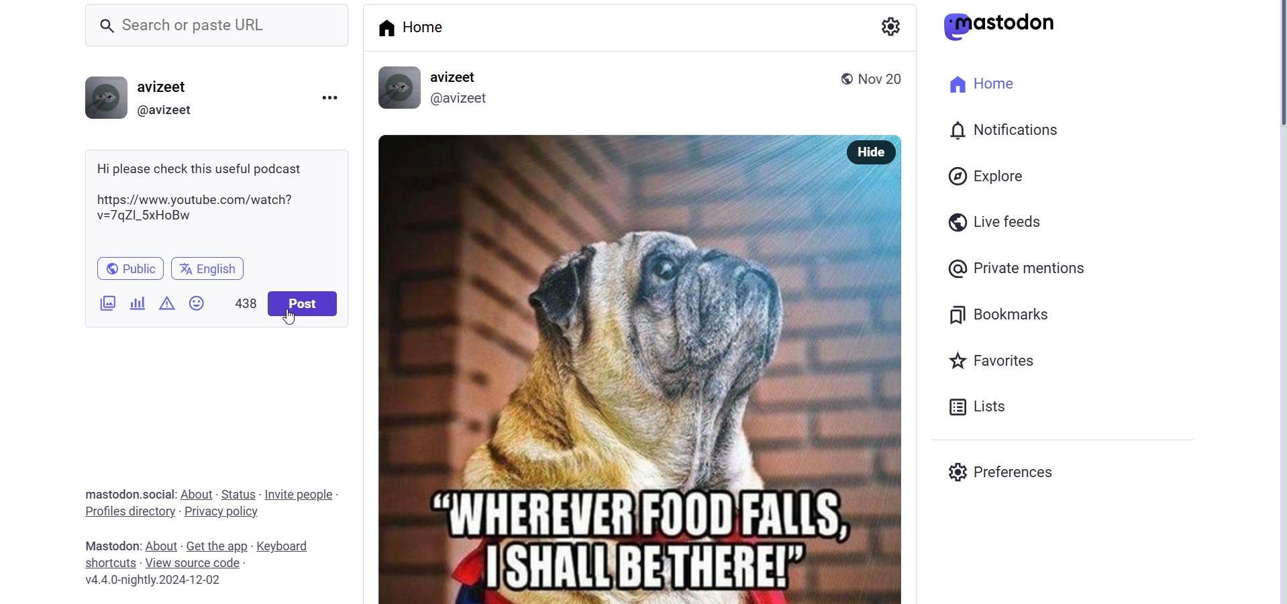  I want to click on mastodon, so click(110, 544).